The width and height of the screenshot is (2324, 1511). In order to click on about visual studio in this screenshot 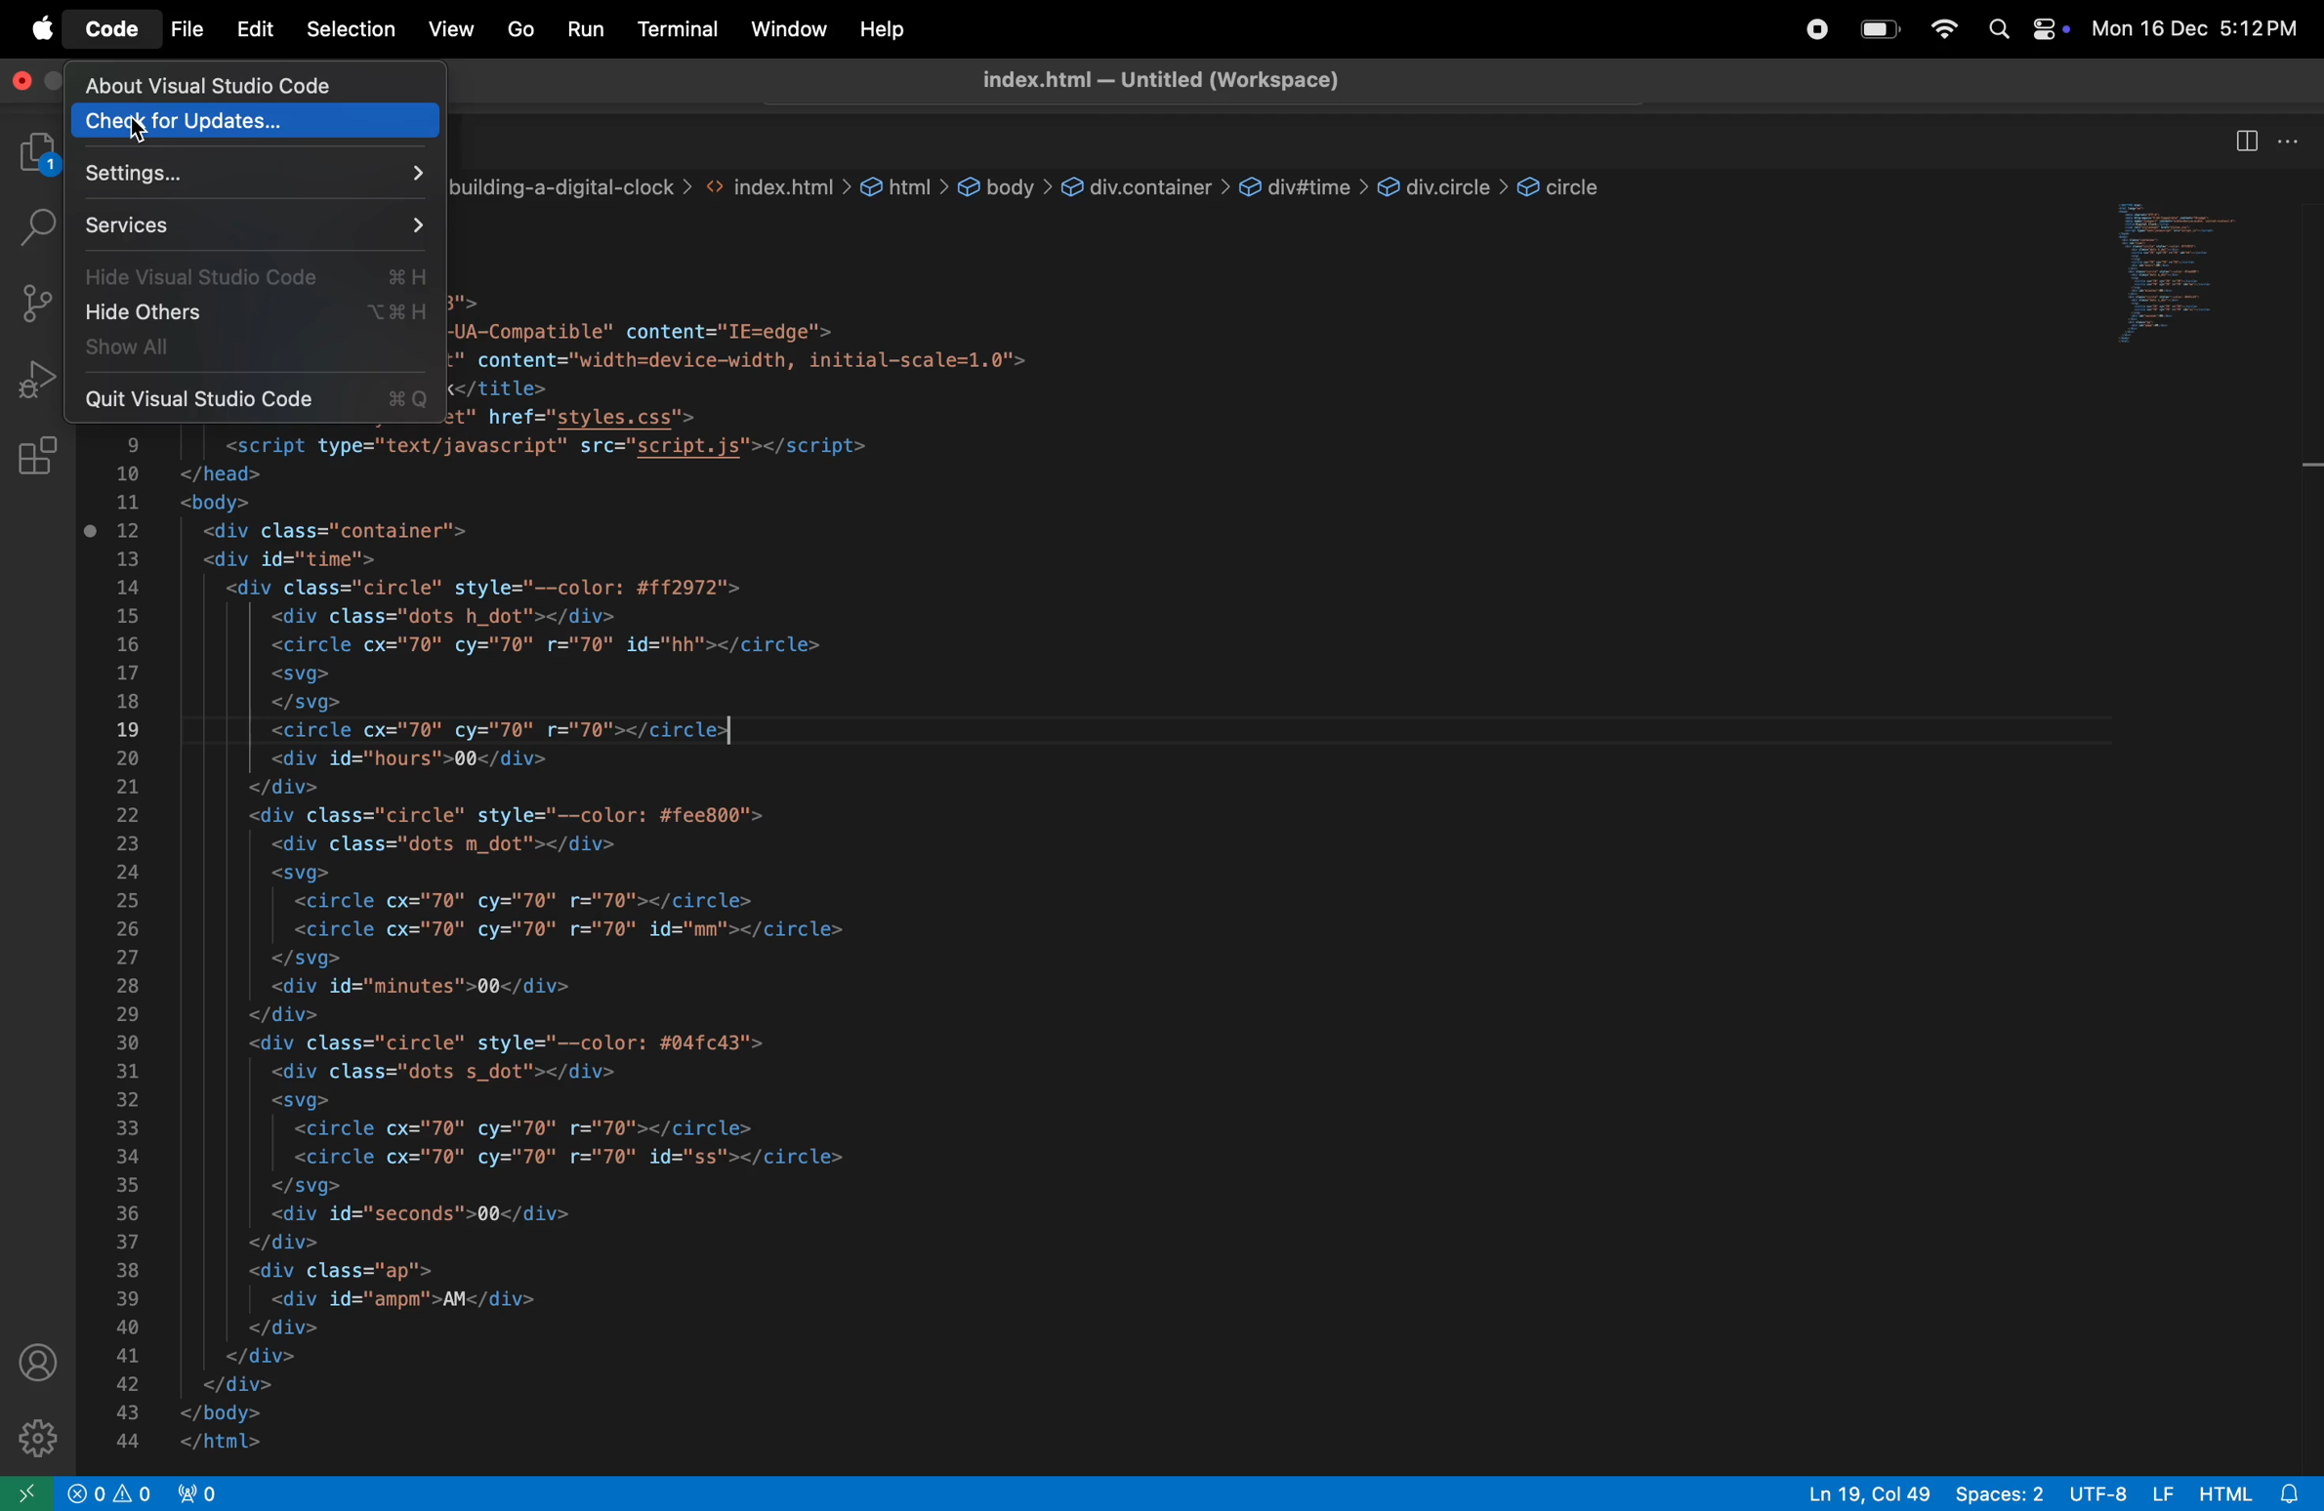, I will do `click(261, 83)`.